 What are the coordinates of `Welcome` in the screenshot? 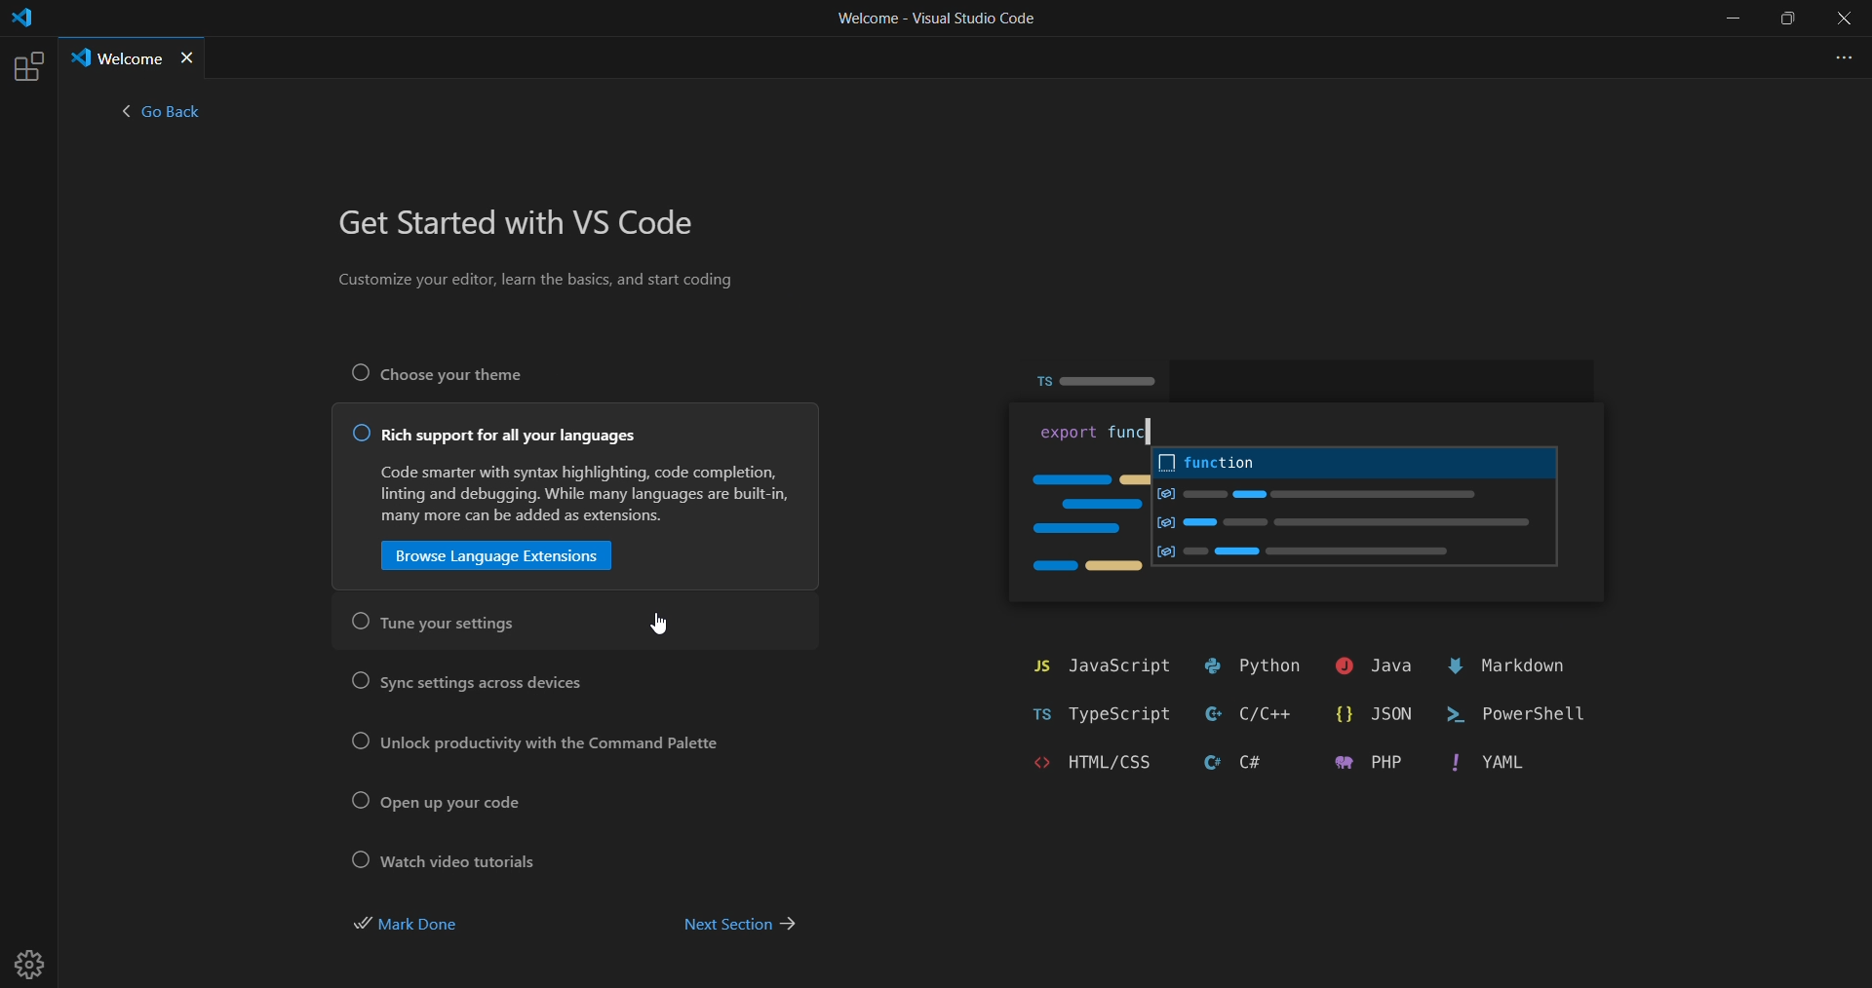 It's located at (115, 57).